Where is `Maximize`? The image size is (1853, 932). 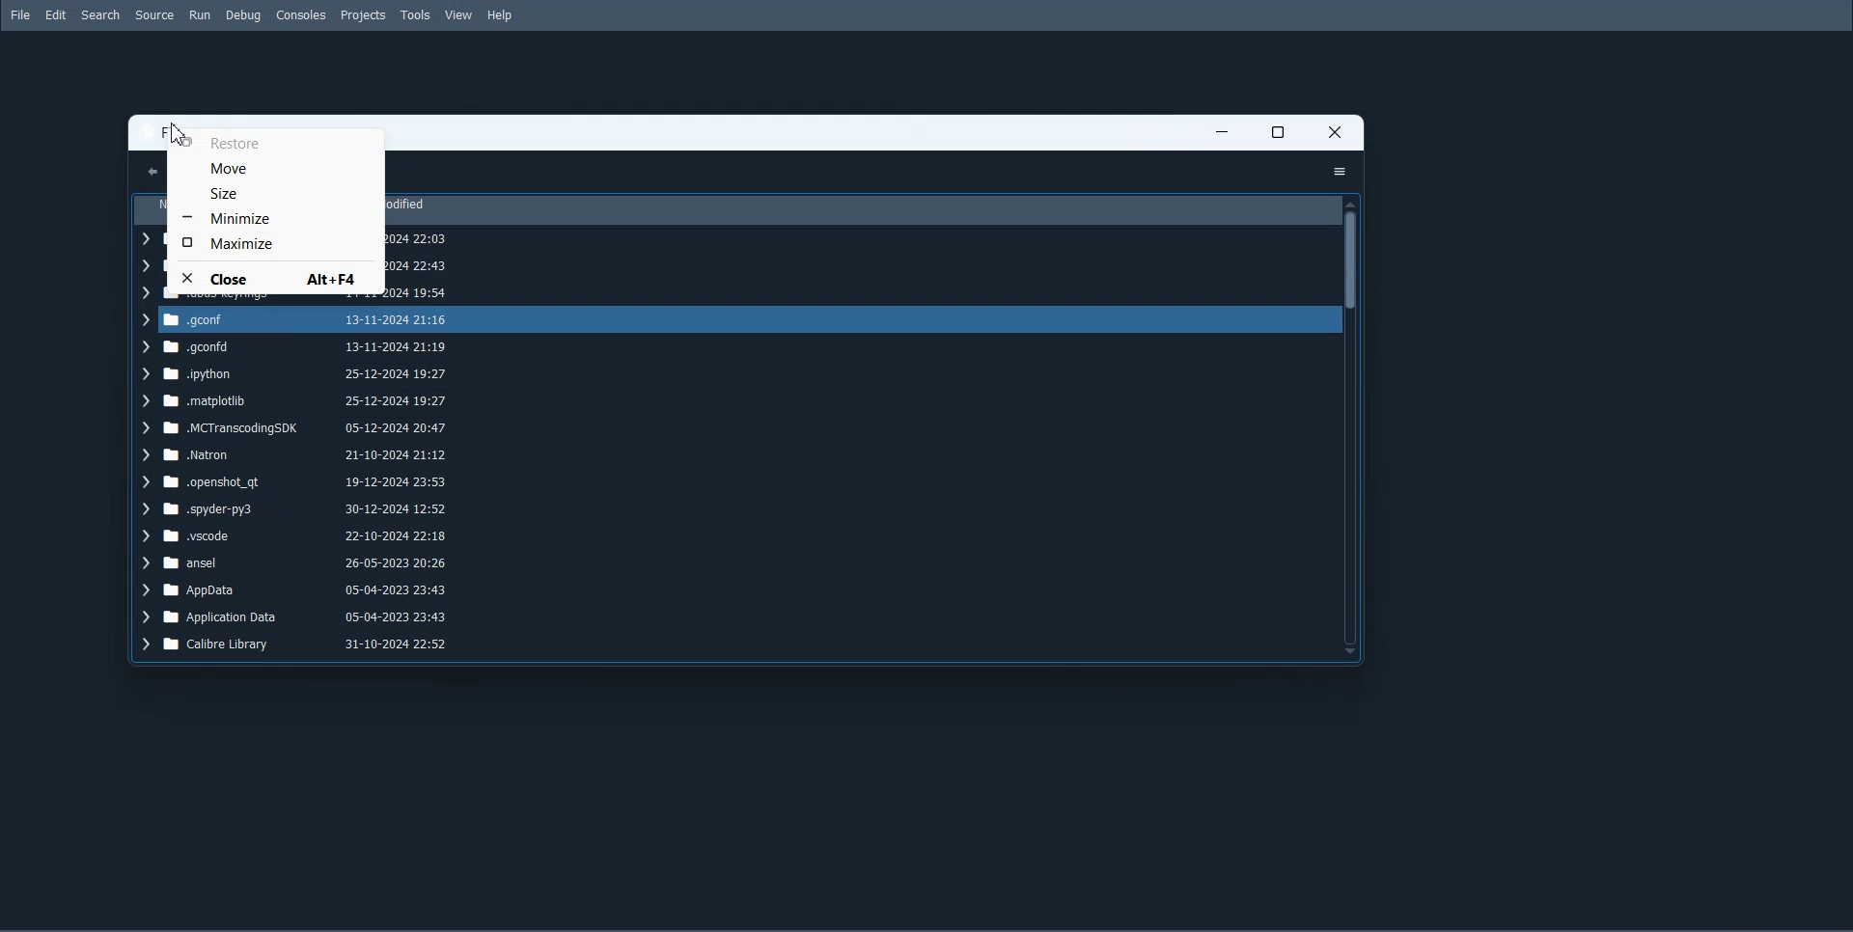 Maximize is located at coordinates (275, 244).